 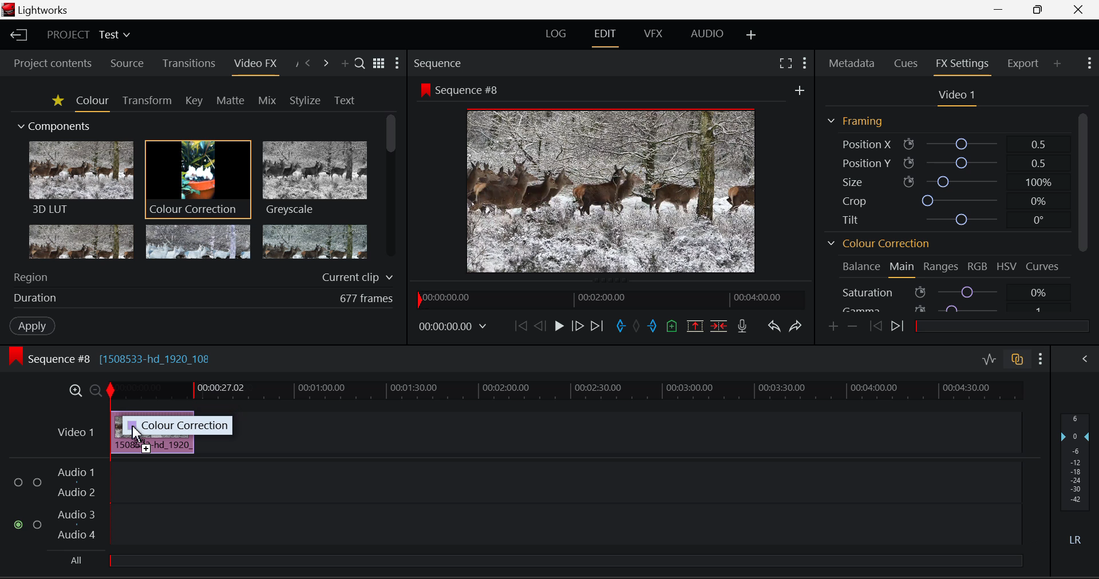 What do you see at coordinates (653, 326) in the screenshot?
I see `Mark Out` at bounding box center [653, 326].